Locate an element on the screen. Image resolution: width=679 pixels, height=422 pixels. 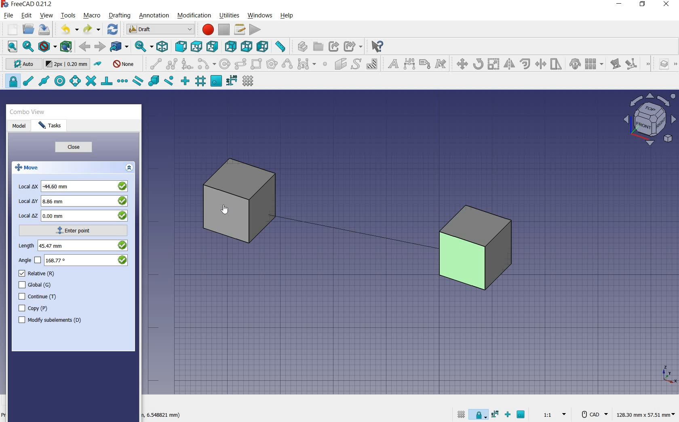
subelement highlight is located at coordinates (631, 65).